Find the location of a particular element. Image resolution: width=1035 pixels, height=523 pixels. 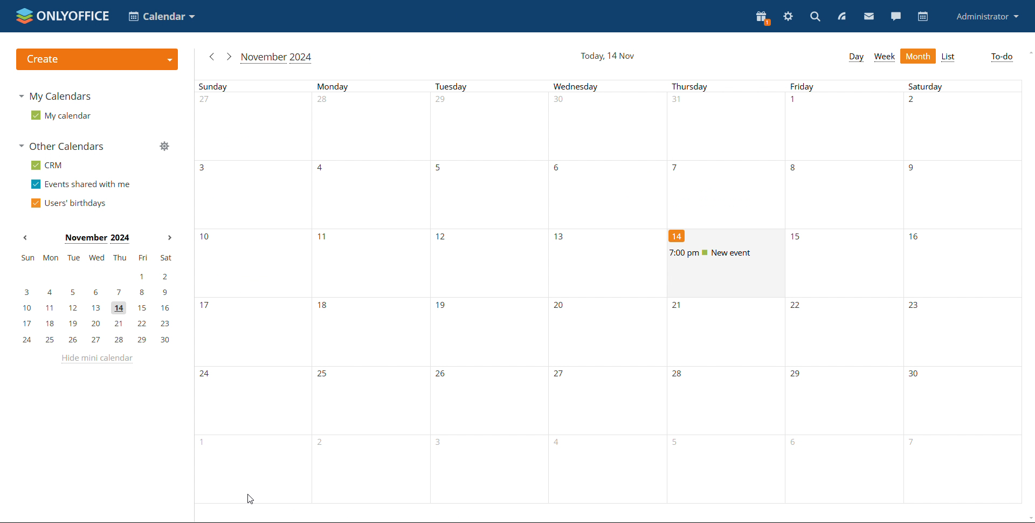

number is located at coordinates (797, 238).